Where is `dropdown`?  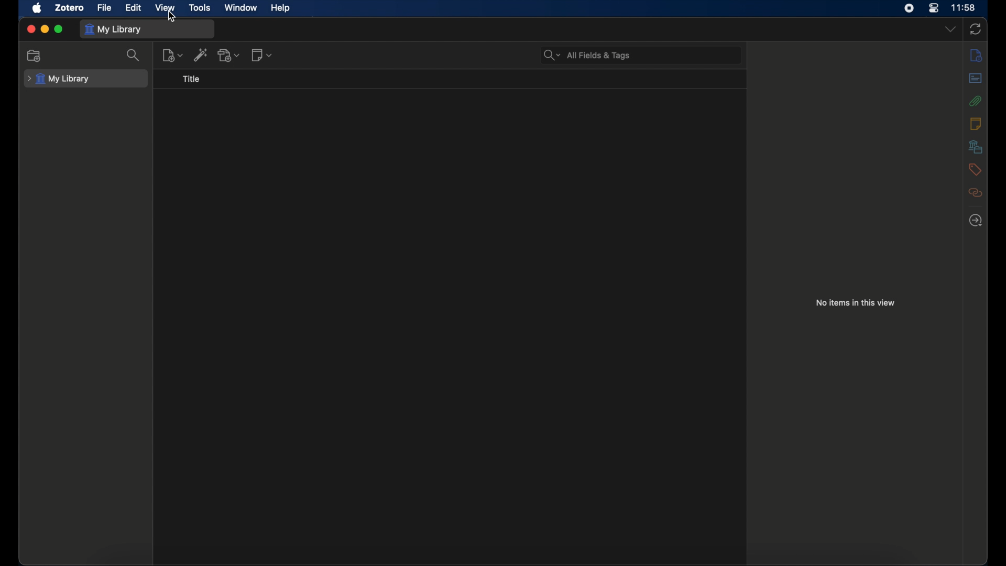 dropdown is located at coordinates (950, 29).